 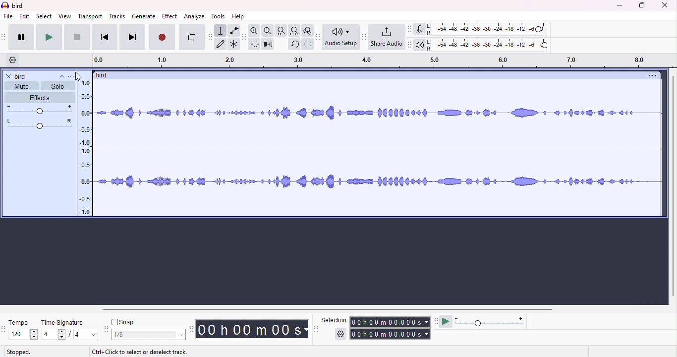 I want to click on undo, so click(x=294, y=44).